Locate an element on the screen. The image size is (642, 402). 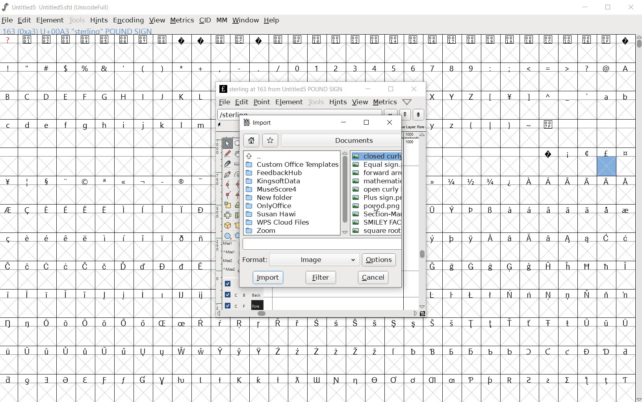
Symbol is located at coordinates (547, 210).